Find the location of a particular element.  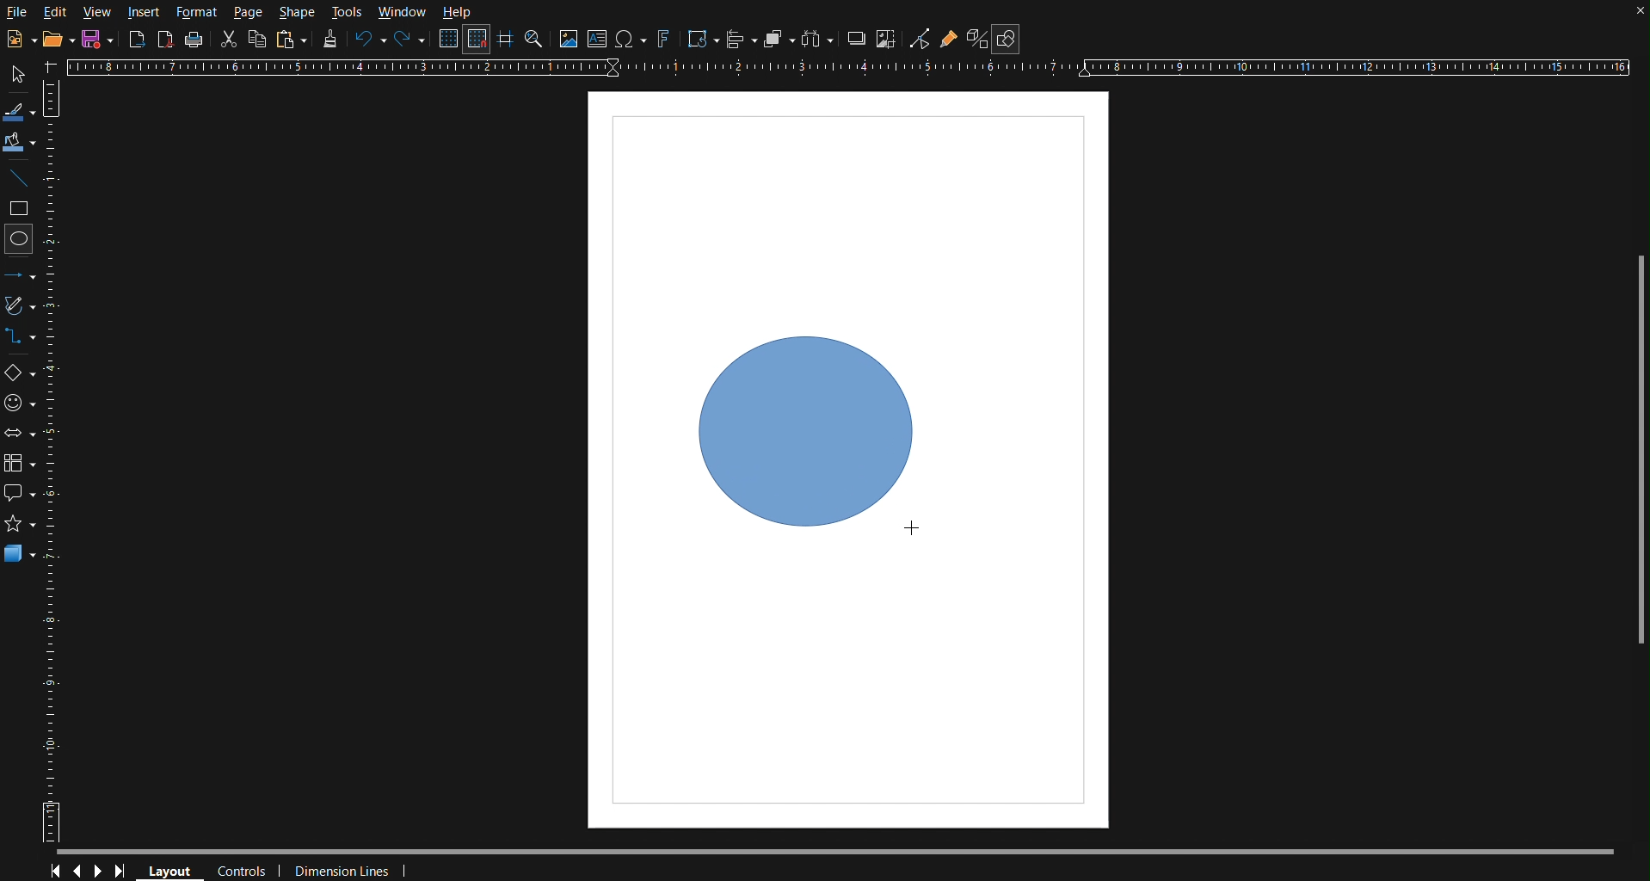

close is located at coordinates (1634, 15).